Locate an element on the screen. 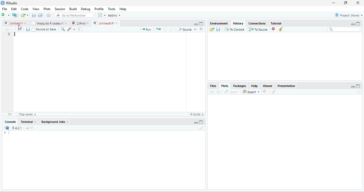 The width and height of the screenshot is (364, 192). Create a project is located at coordinates (15, 15).